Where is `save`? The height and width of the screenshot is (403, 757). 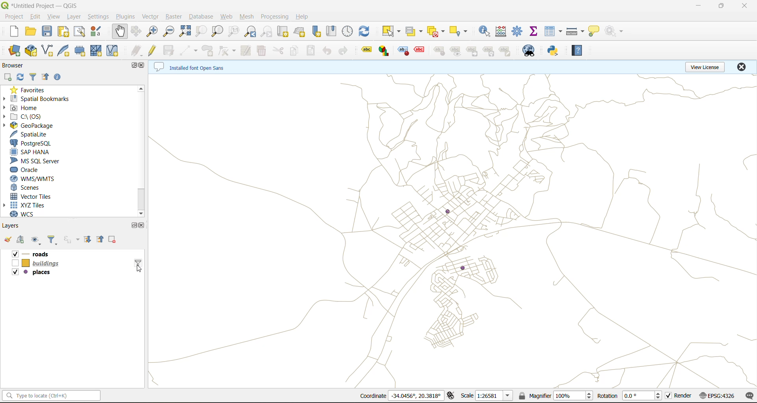
save is located at coordinates (47, 32).